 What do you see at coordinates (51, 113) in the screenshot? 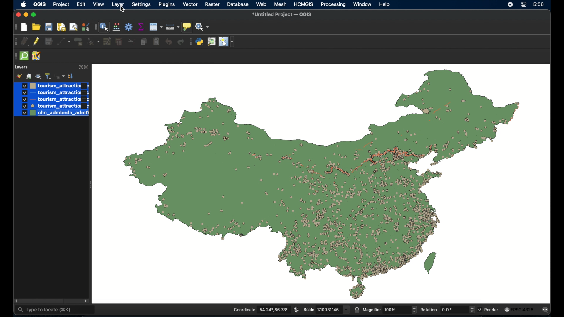
I see `layer 5` at bounding box center [51, 113].